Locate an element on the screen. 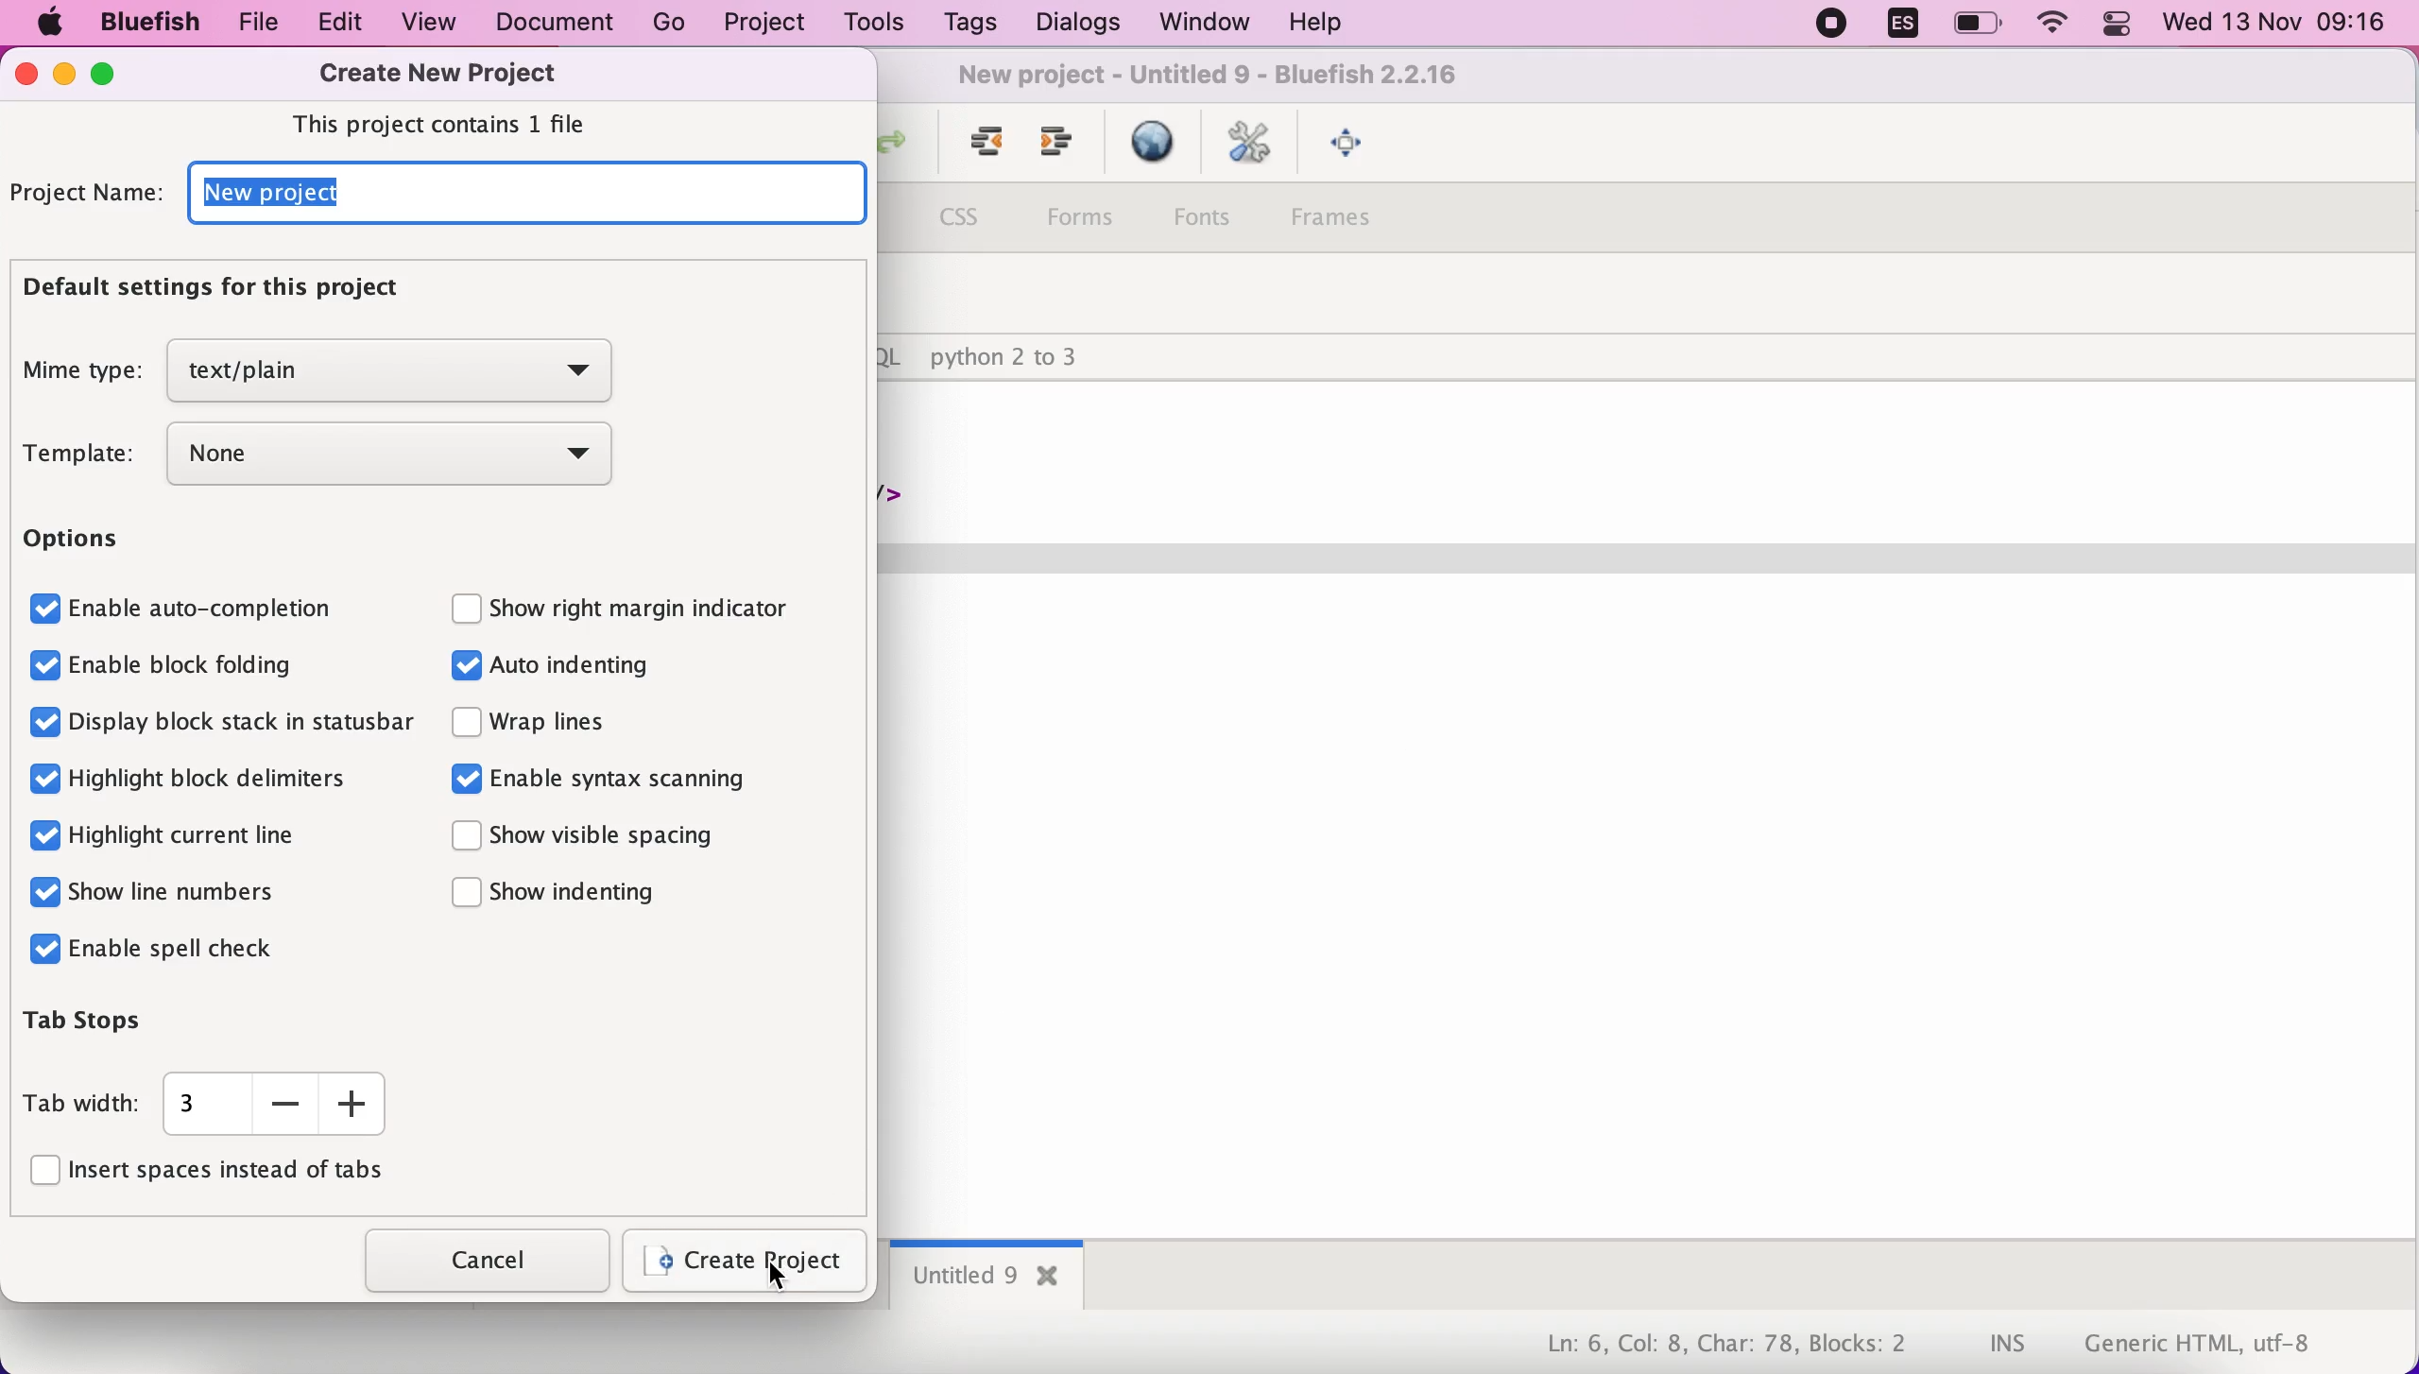  bluefish is located at coordinates (141, 22).